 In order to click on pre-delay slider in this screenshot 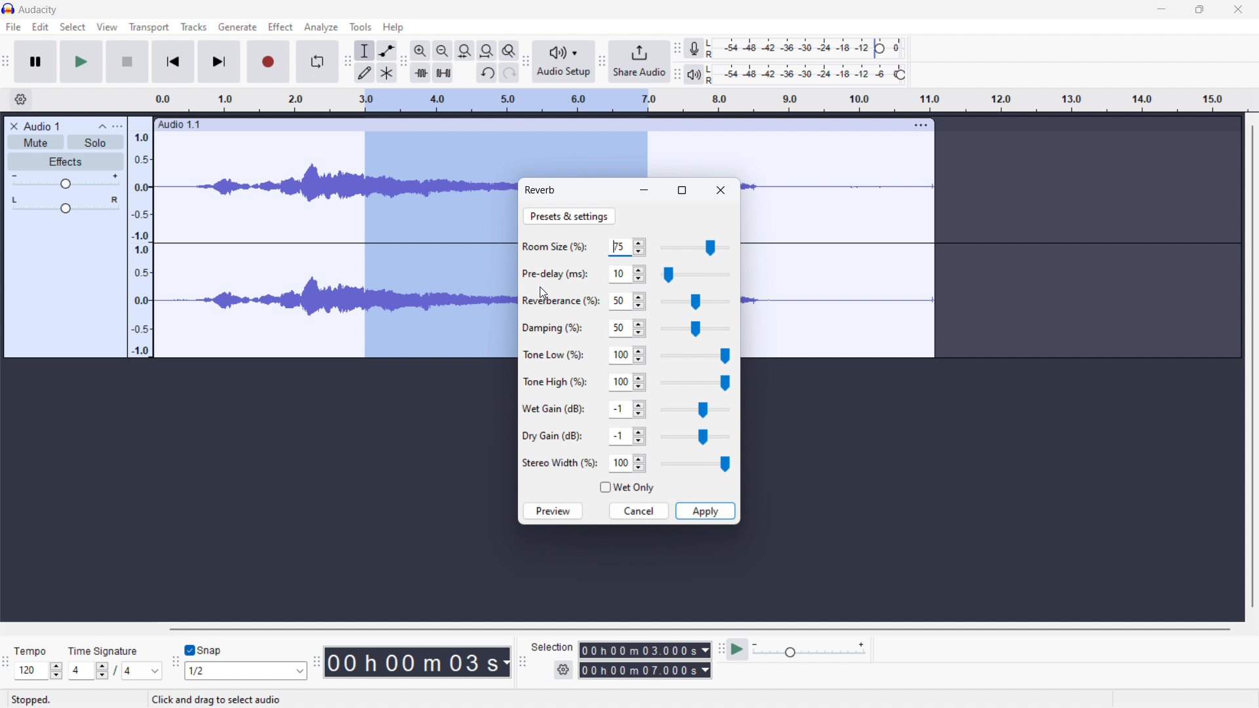, I will do `click(692, 275)`.